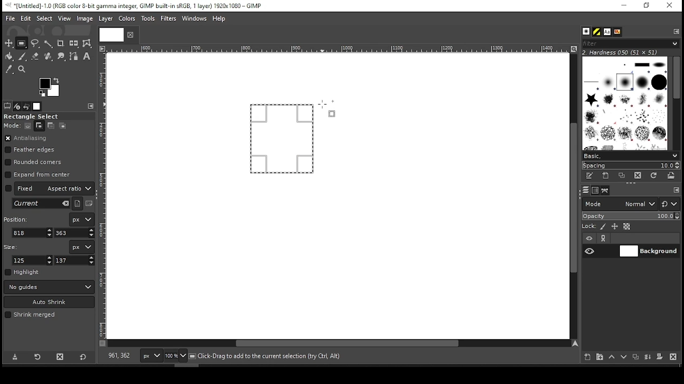  I want to click on px, so click(151, 357).